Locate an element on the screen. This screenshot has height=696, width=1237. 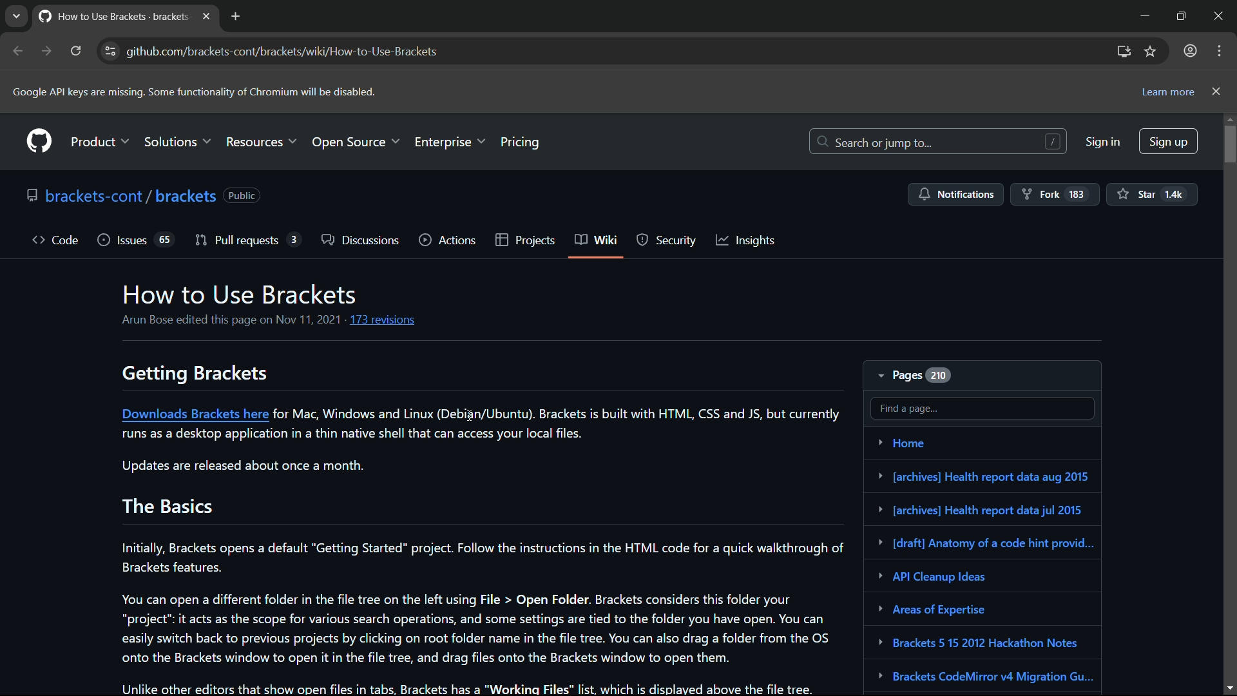
how to use brackets is located at coordinates (241, 295).